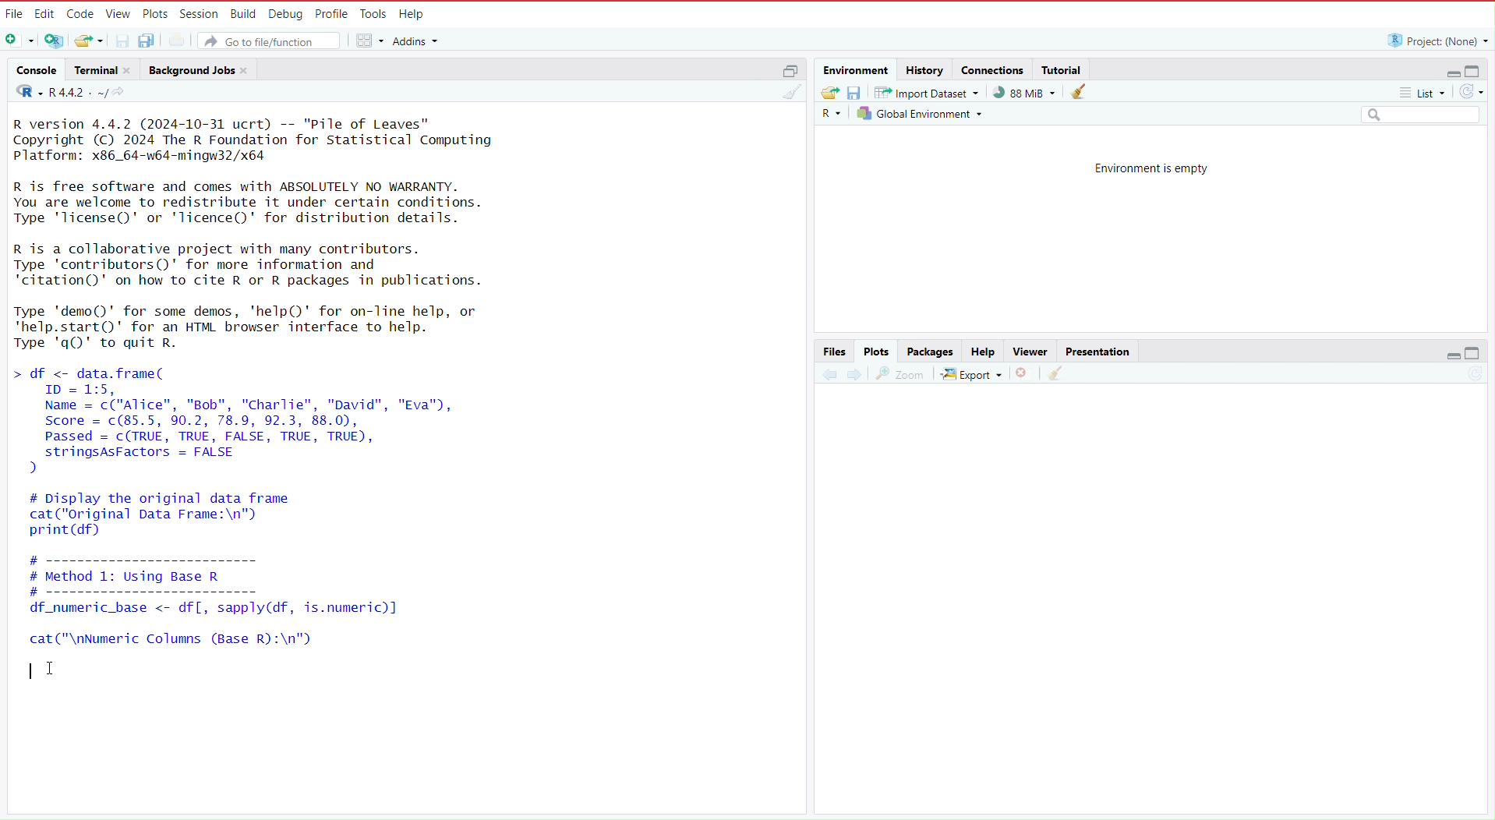  Describe the element at coordinates (928, 93) in the screenshot. I see `Import dataset` at that location.